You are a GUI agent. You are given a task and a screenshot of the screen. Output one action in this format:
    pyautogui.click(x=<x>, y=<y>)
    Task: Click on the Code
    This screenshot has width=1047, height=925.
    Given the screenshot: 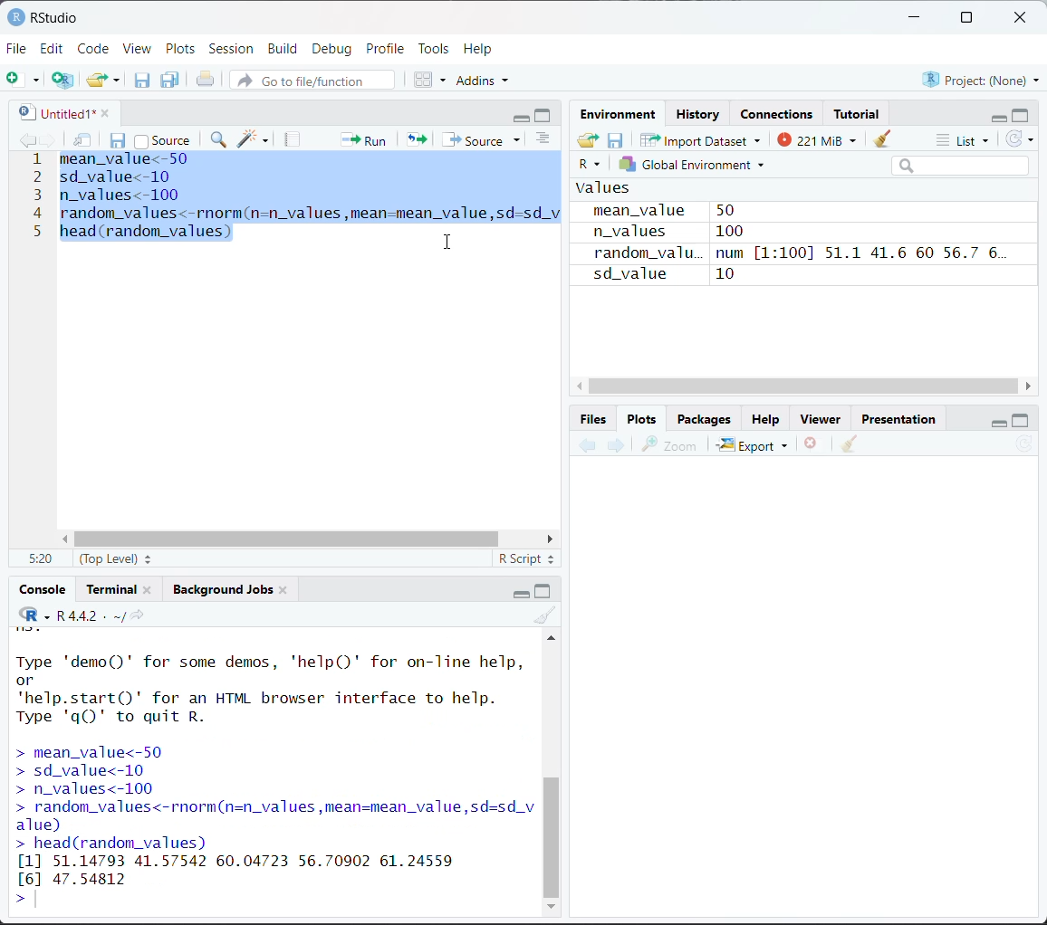 What is the action you would take?
    pyautogui.click(x=95, y=47)
    